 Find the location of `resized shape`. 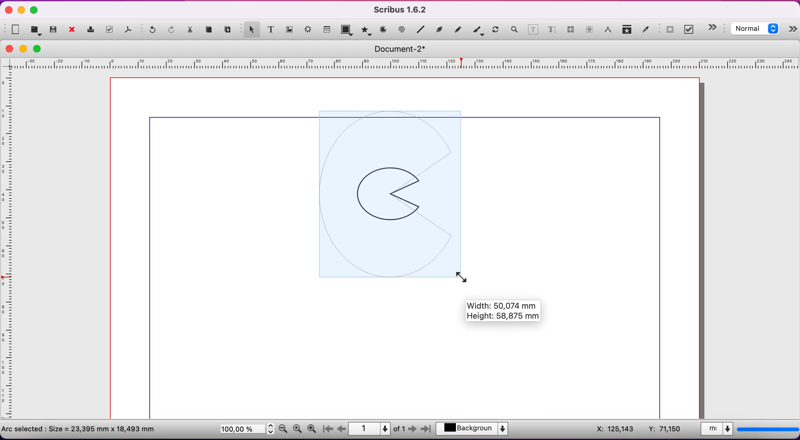

resized shape is located at coordinates (393, 195).